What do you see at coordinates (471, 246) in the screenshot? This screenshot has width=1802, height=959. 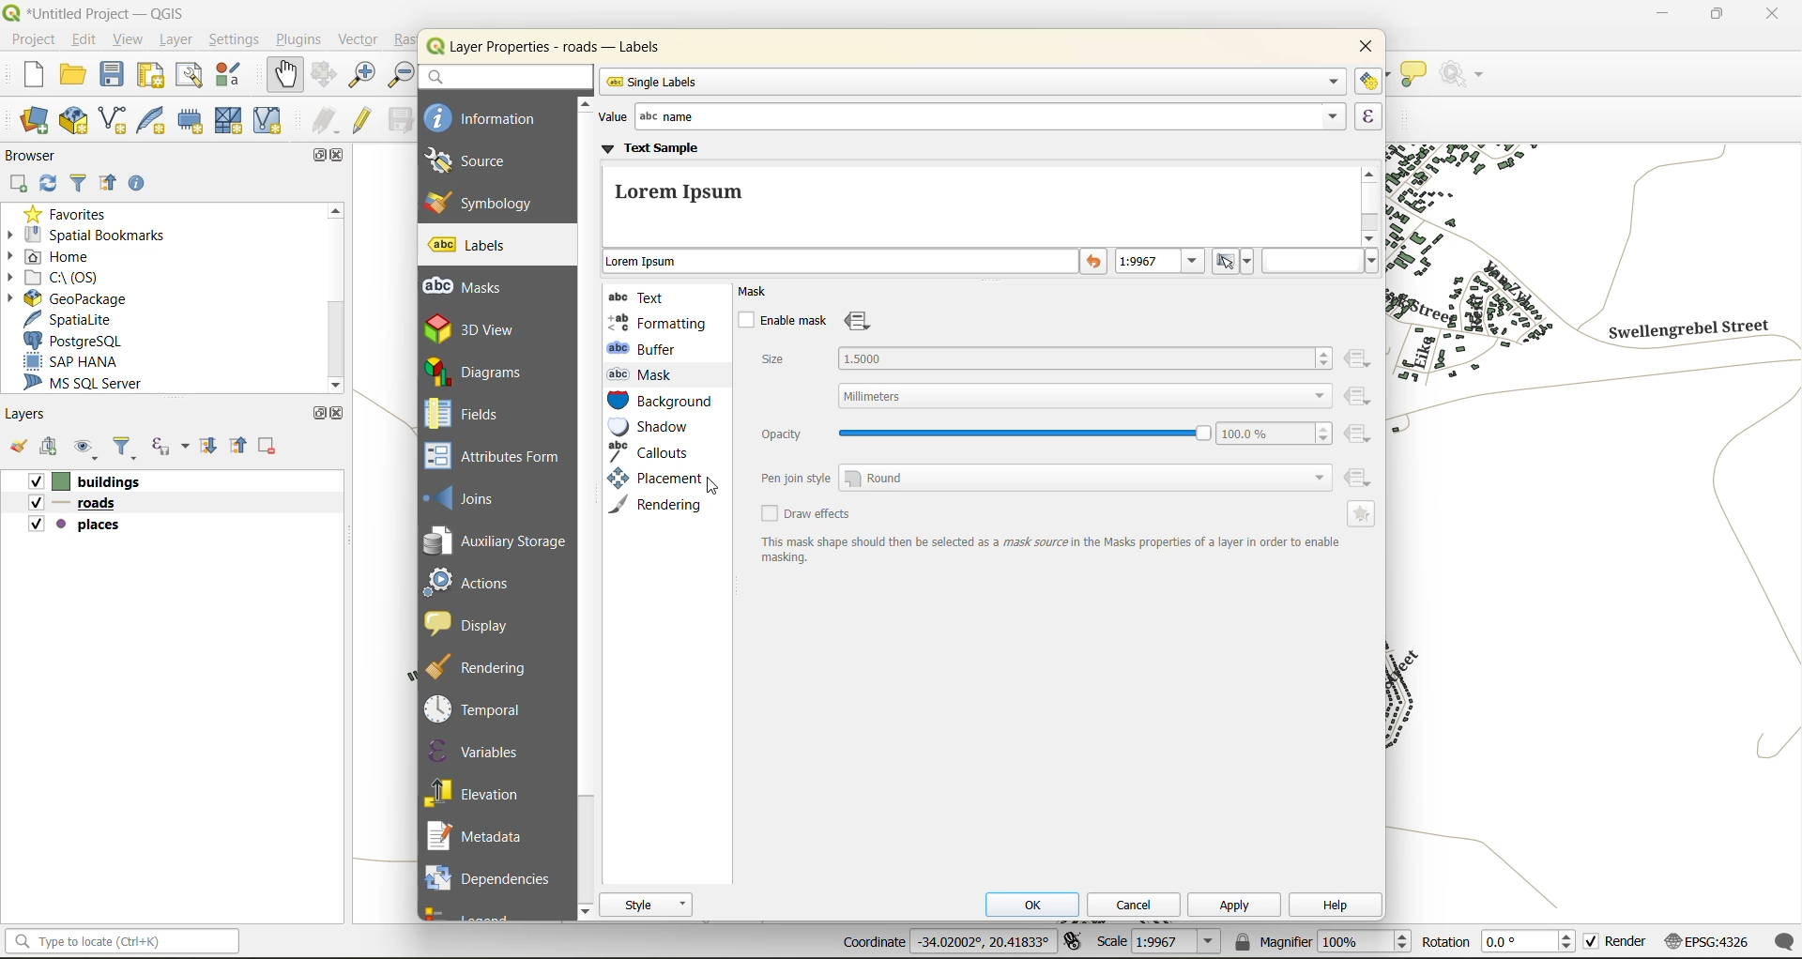 I see `labels` at bounding box center [471, 246].